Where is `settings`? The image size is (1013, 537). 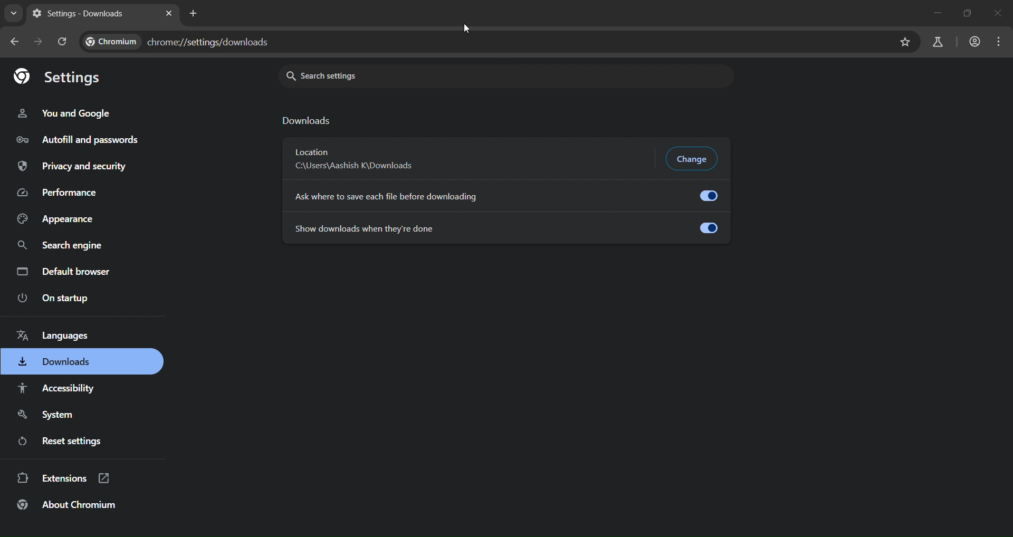 settings is located at coordinates (59, 77).